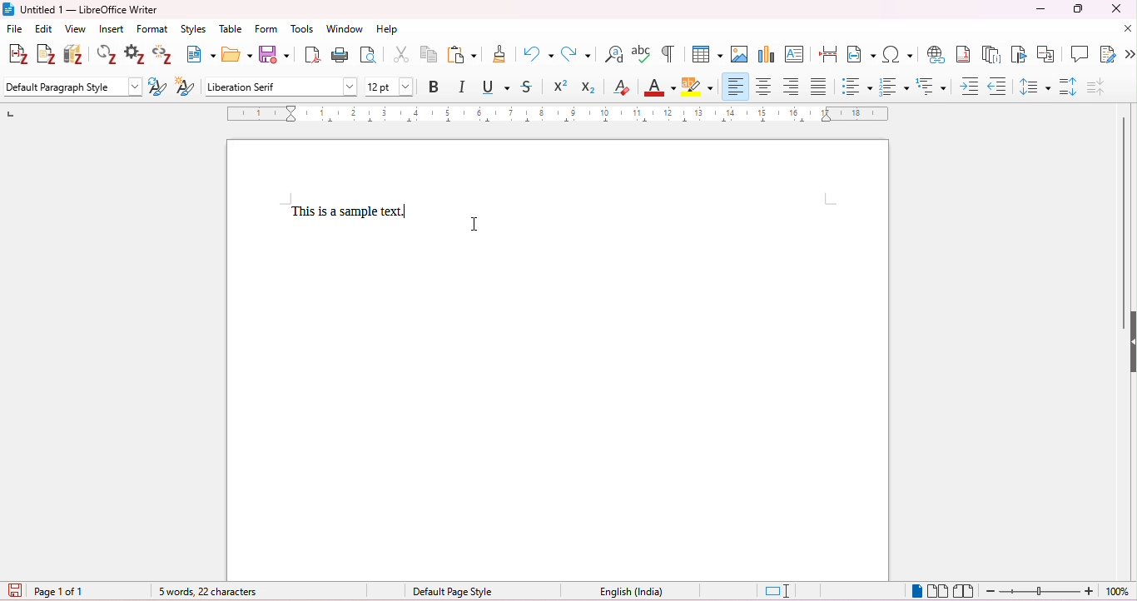 The width and height of the screenshot is (1137, 601). What do you see at coordinates (475, 225) in the screenshot?
I see `cursor` at bounding box center [475, 225].